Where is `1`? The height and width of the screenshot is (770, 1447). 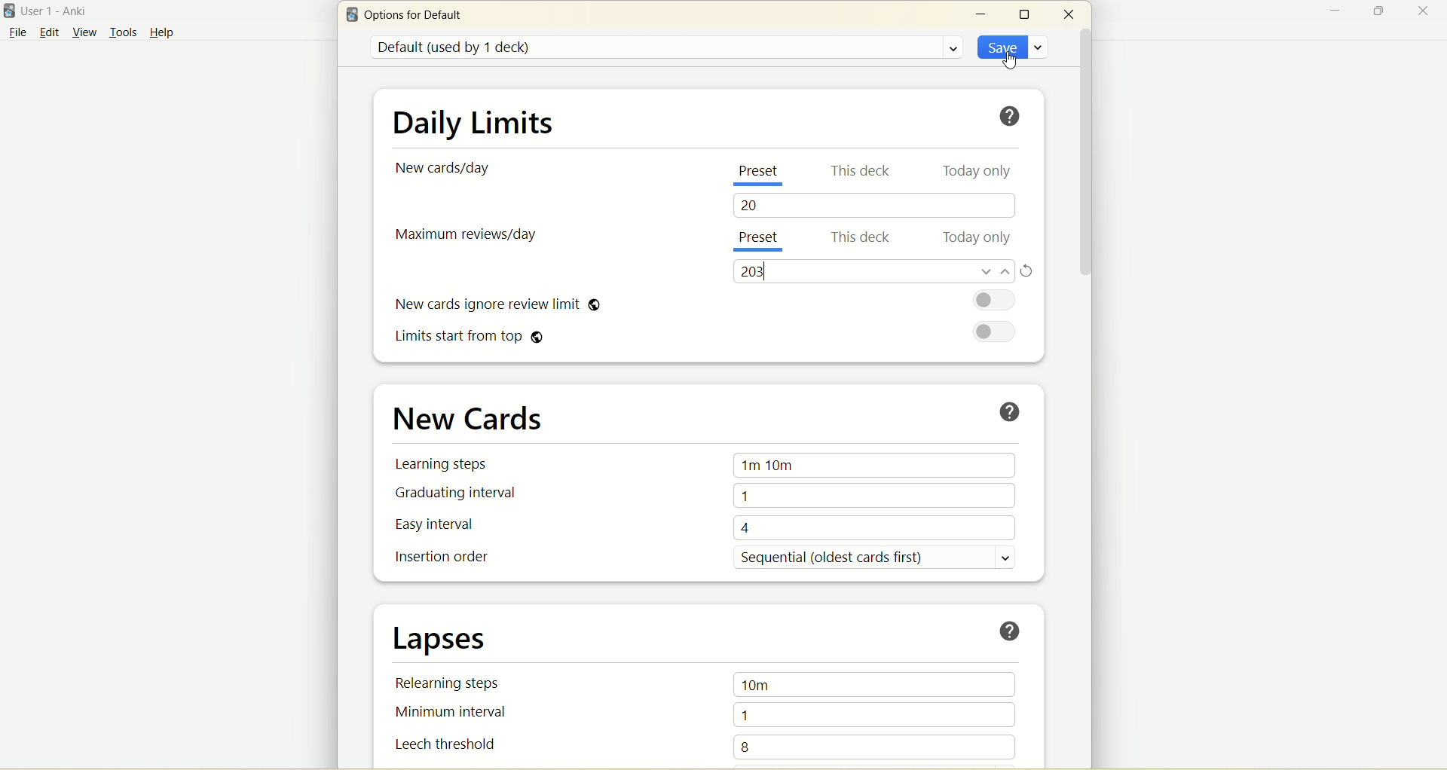 1 is located at coordinates (872, 495).